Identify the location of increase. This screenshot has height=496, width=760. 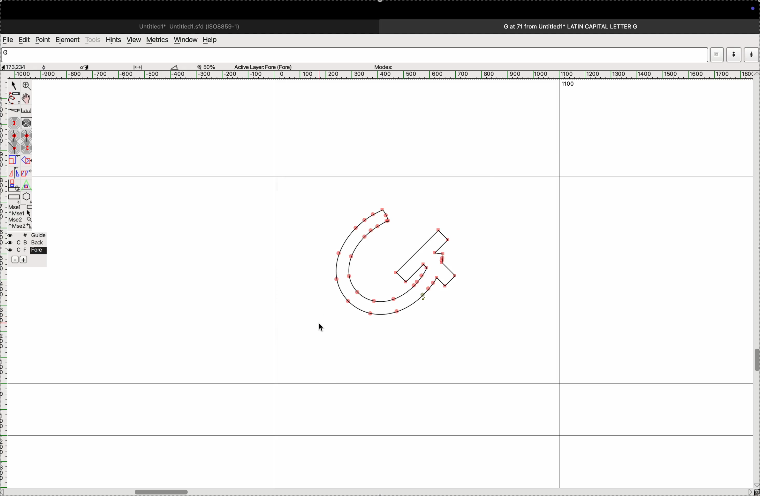
(24, 259).